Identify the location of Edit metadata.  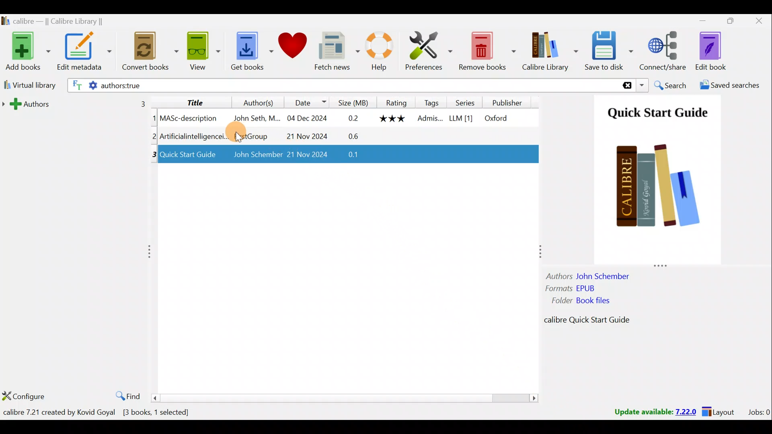
(84, 52).